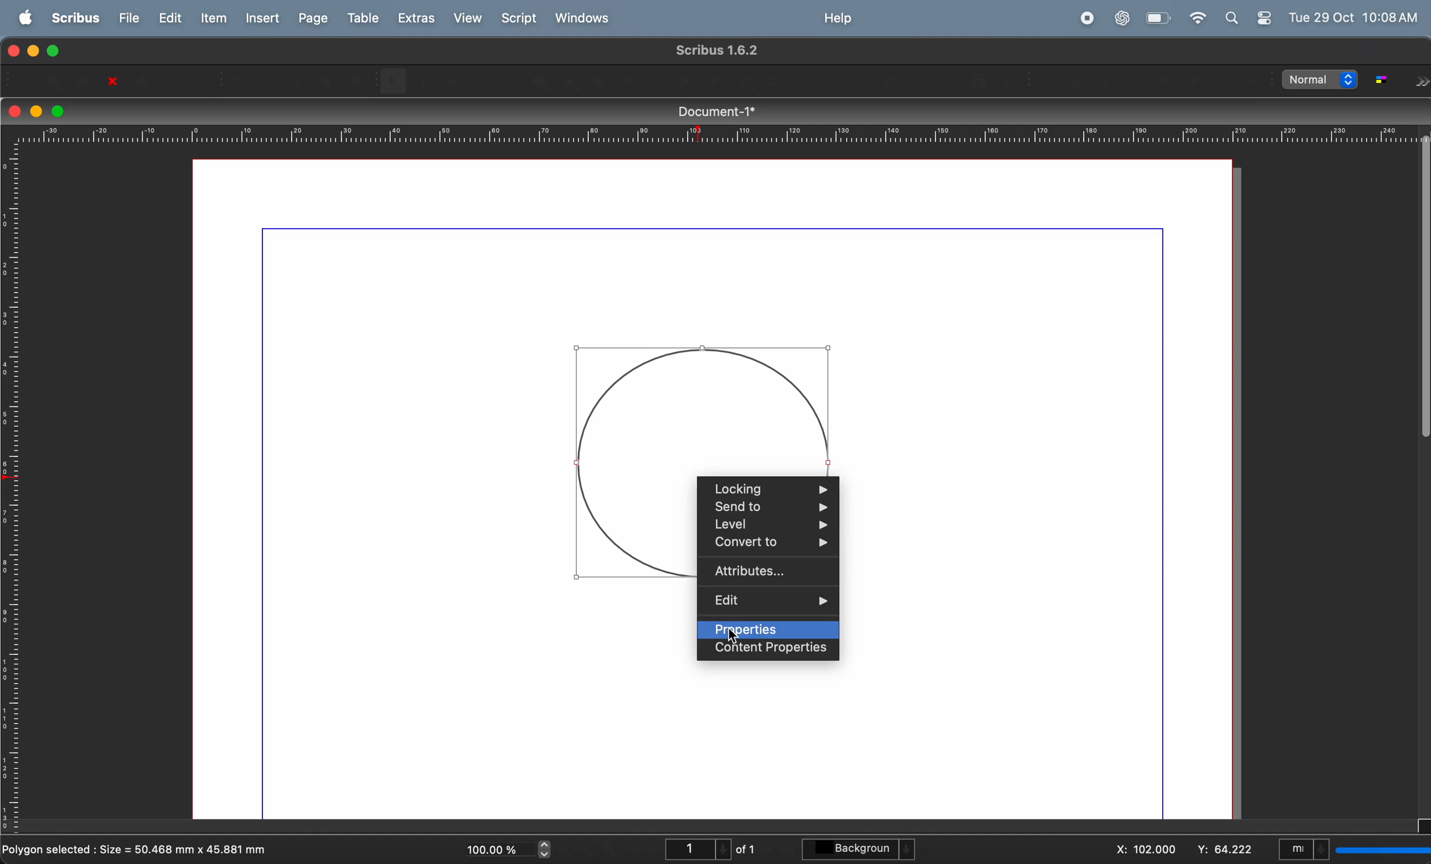  What do you see at coordinates (1144, 848) in the screenshot?
I see `x co ordinate` at bounding box center [1144, 848].